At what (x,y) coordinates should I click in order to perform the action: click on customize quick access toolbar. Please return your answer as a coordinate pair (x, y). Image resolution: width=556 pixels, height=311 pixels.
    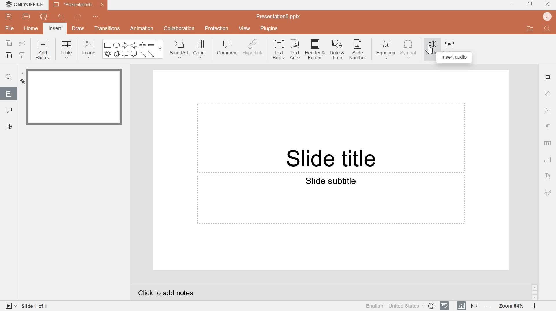
    Looking at the image, I should click on (97, 16).